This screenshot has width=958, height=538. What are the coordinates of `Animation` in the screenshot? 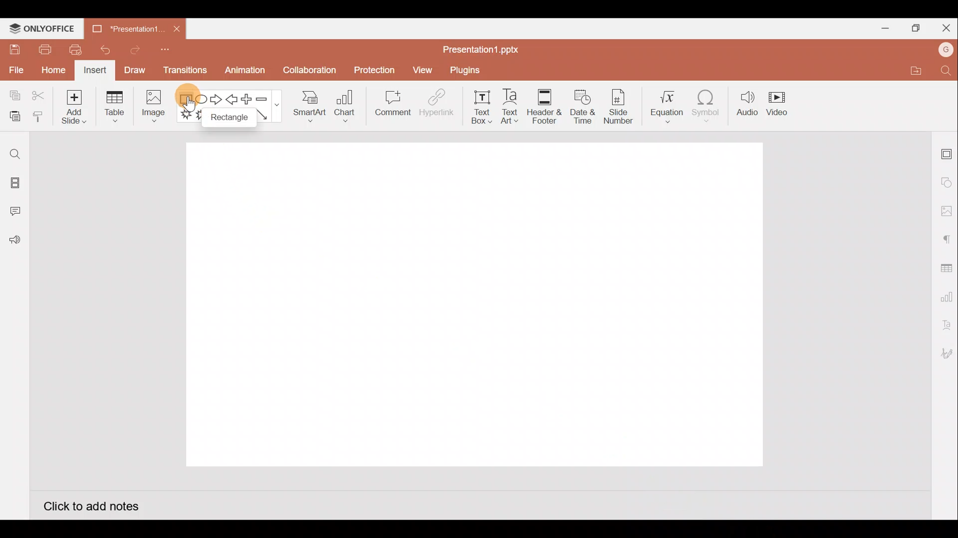 It's located at (246, 73).